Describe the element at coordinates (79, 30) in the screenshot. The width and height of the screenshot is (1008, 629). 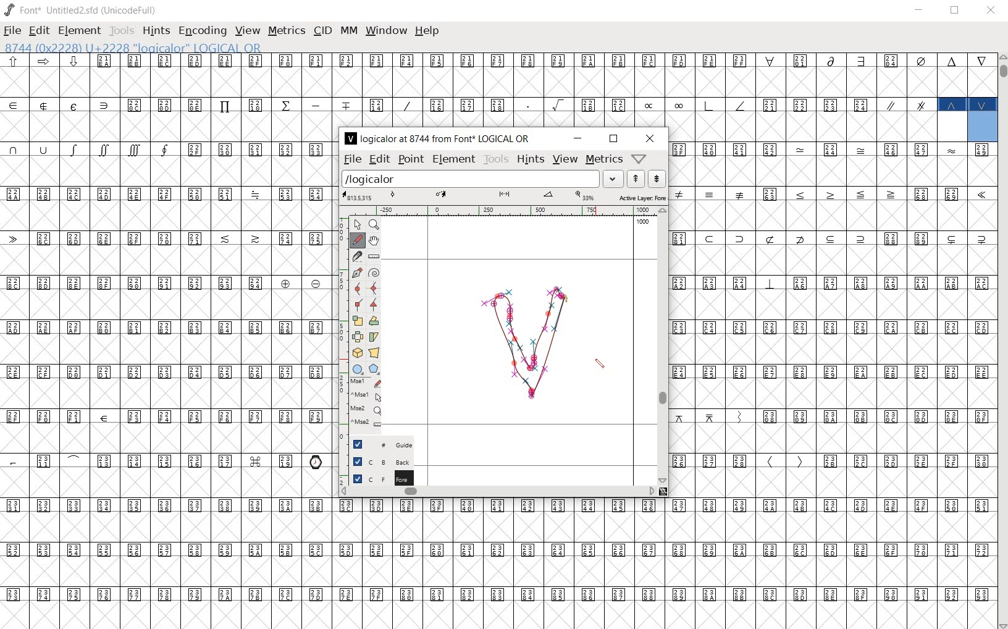
I see `element` at that location.